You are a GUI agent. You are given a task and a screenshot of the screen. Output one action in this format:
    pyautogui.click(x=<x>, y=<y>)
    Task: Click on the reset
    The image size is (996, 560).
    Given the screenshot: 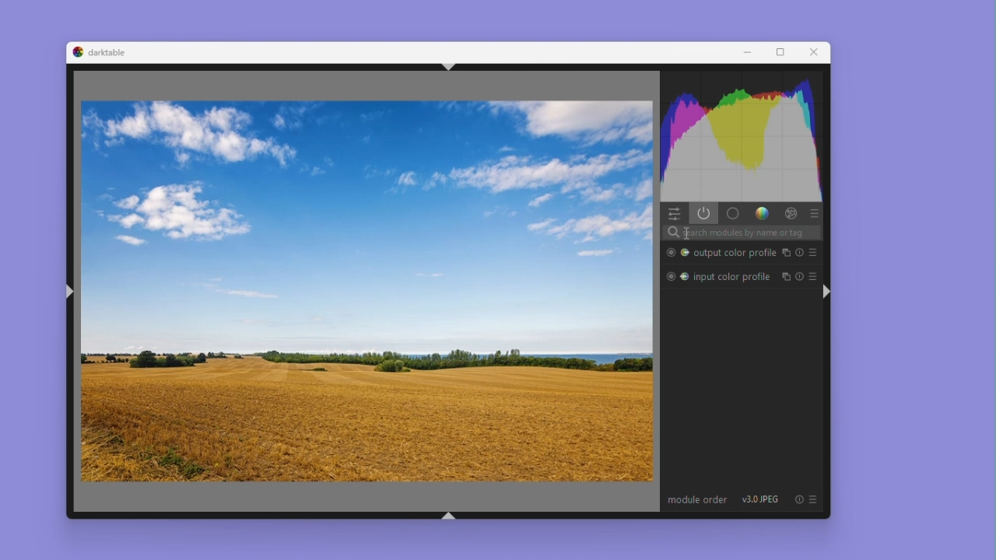 What is the action you would take?
    pyautogui.click(x=799, y=499)
    